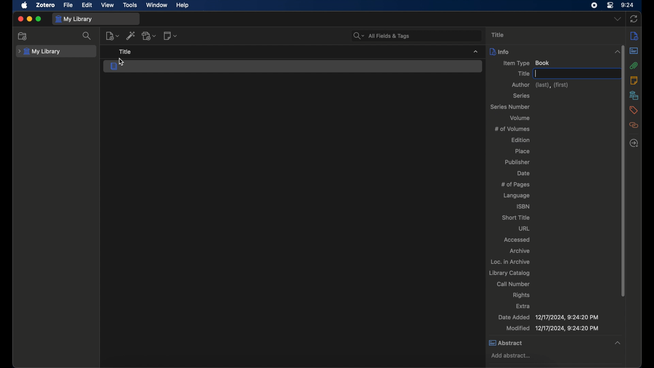 The width and height of the screenshot is (654, 368). What do you see at coordinates (517, 196) in the screenshot?
I see `language` at bounding box center [517, 196].